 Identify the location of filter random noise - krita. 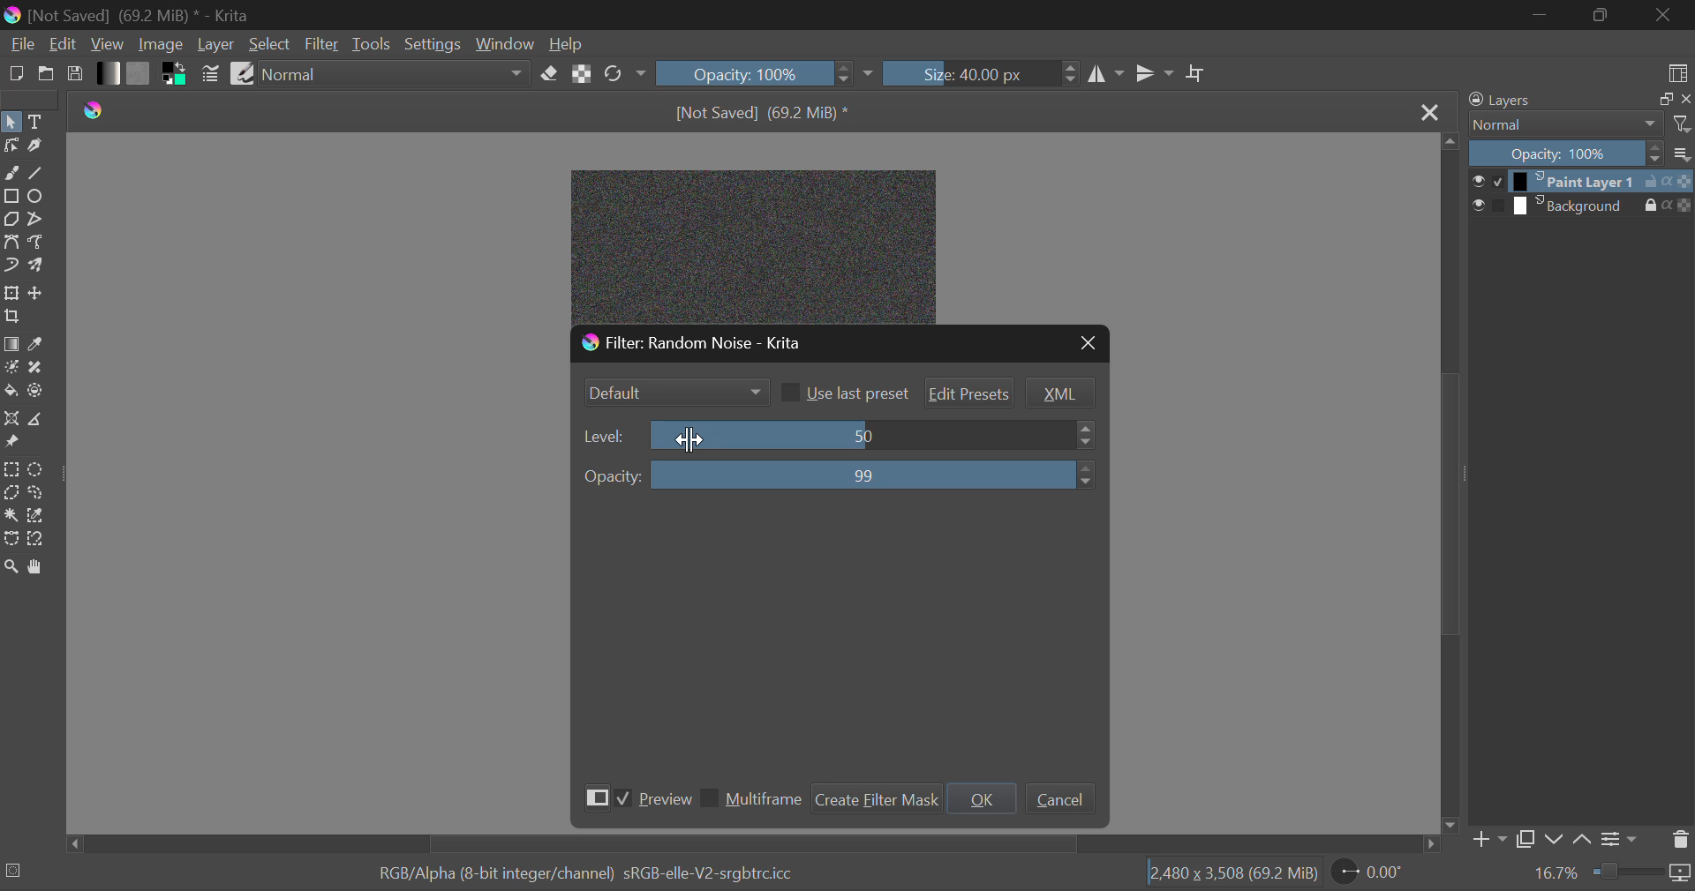
(758, 341).